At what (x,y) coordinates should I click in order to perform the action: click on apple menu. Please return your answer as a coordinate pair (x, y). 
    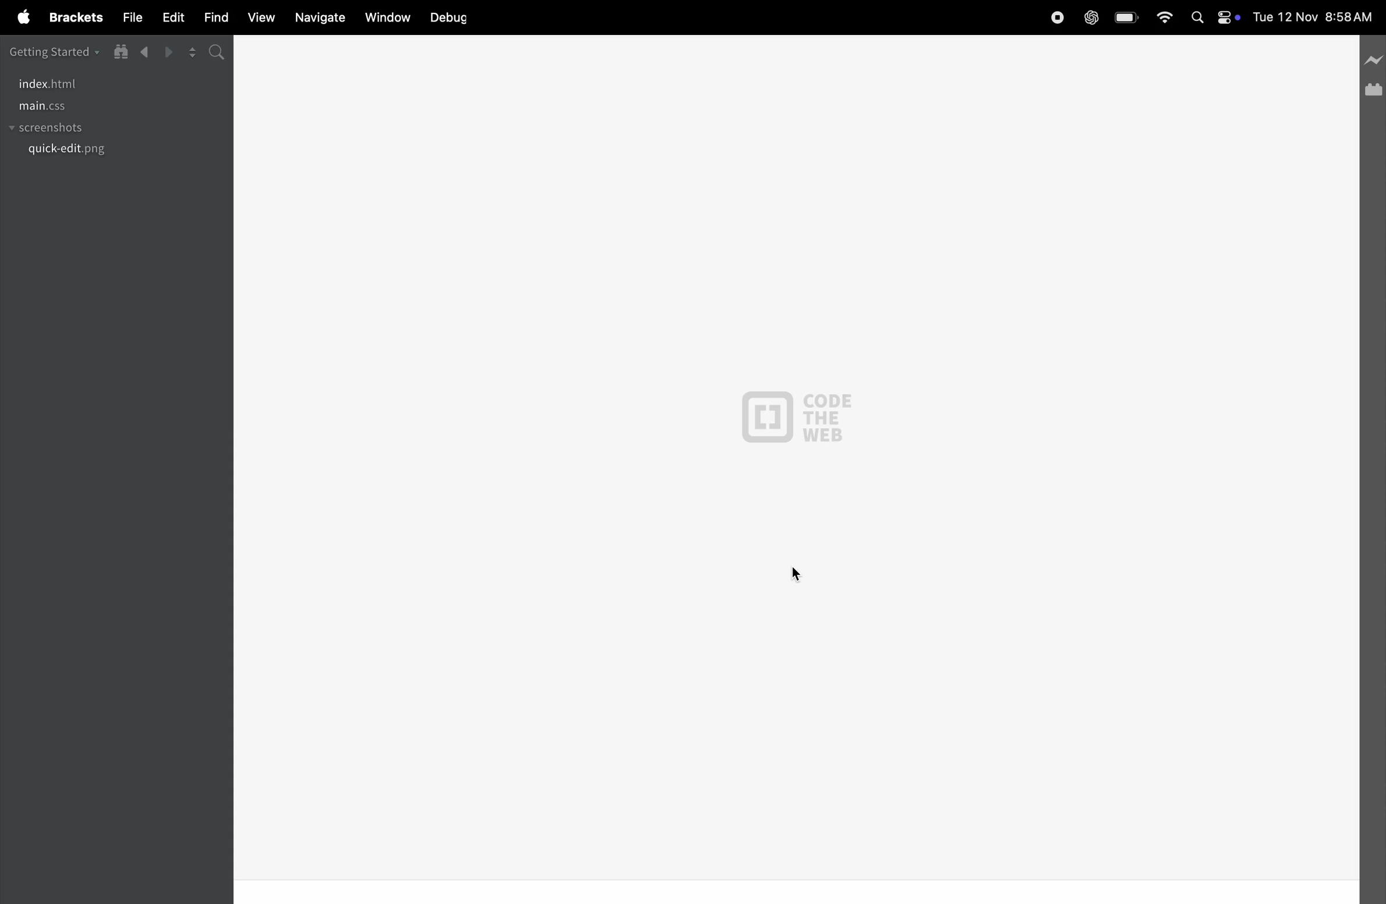
    Looking at the image, I should click on (17, 18).